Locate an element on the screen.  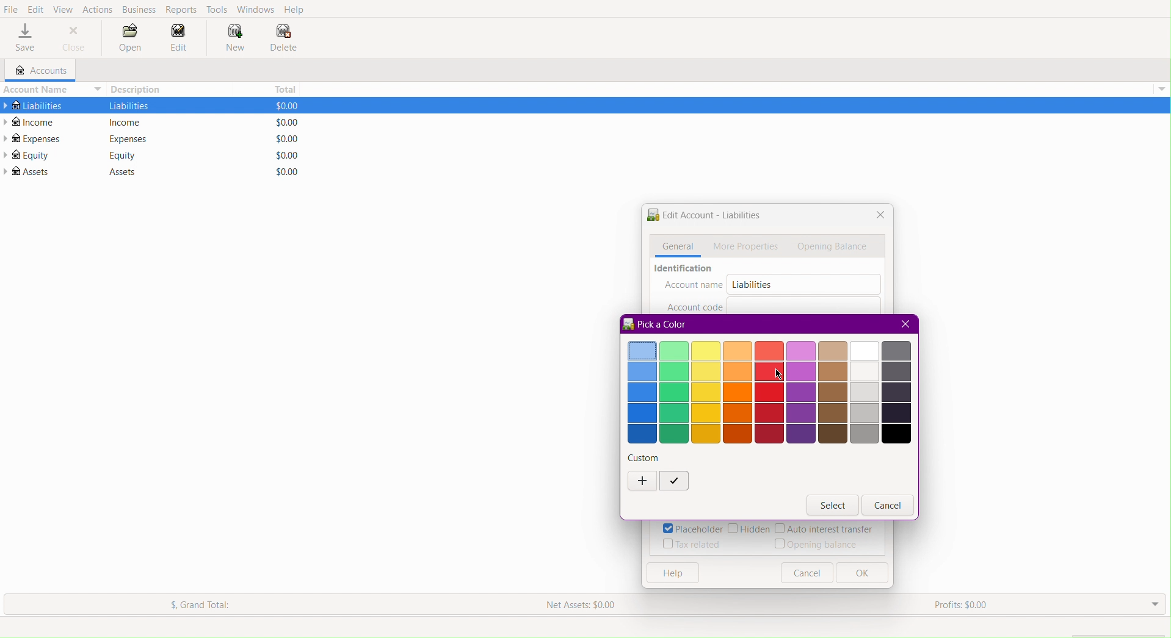
Open is located at coordinates (131, 40).